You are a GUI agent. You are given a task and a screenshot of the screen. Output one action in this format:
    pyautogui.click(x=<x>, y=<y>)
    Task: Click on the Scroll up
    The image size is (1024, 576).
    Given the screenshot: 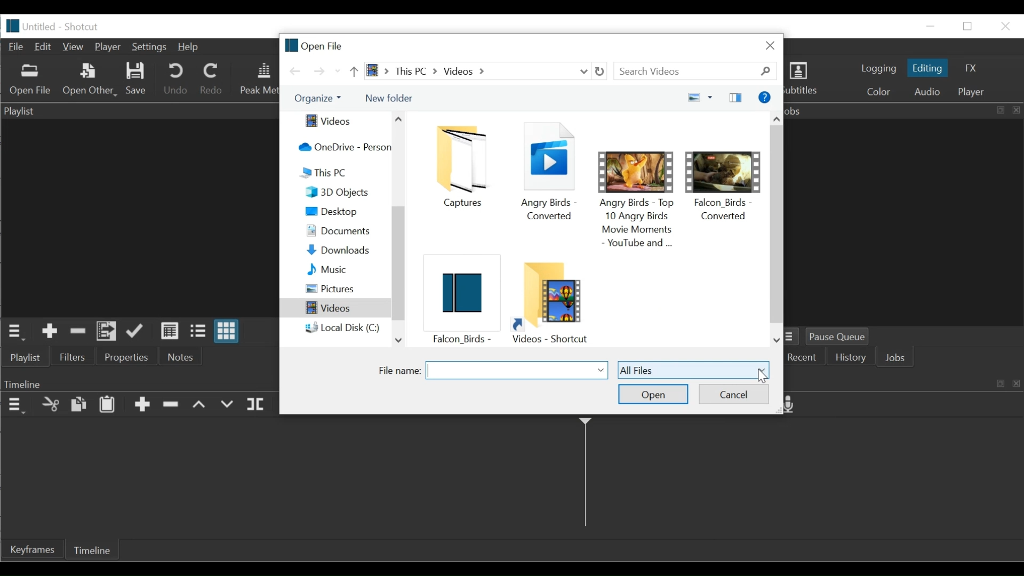 What is the action you would take?
    pyautogui.click(x=777, y=117)
    